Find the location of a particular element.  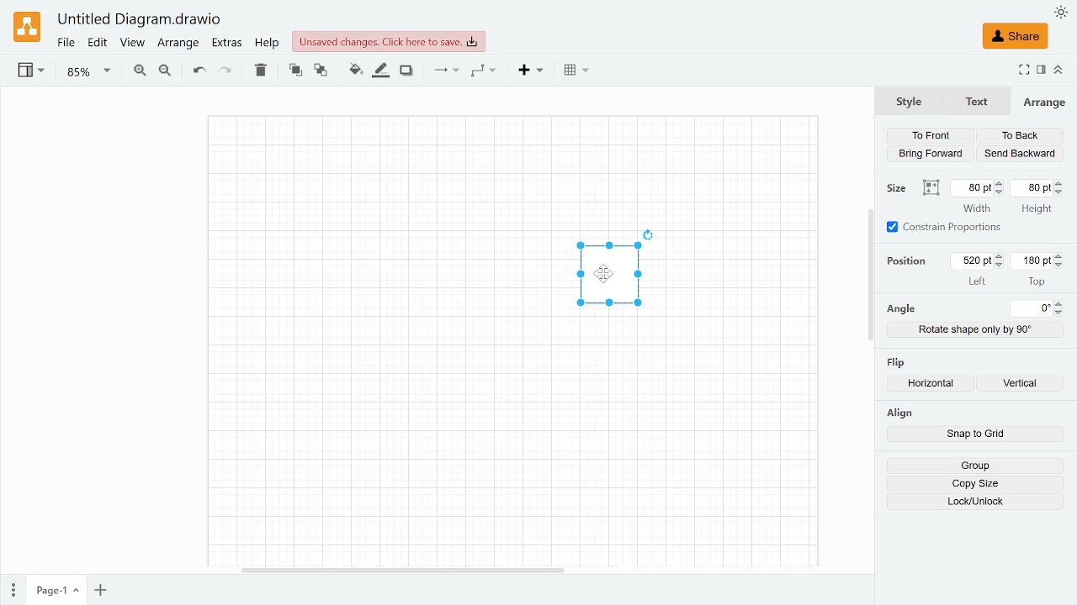

Zoom out is located at coordinates (165, 72).